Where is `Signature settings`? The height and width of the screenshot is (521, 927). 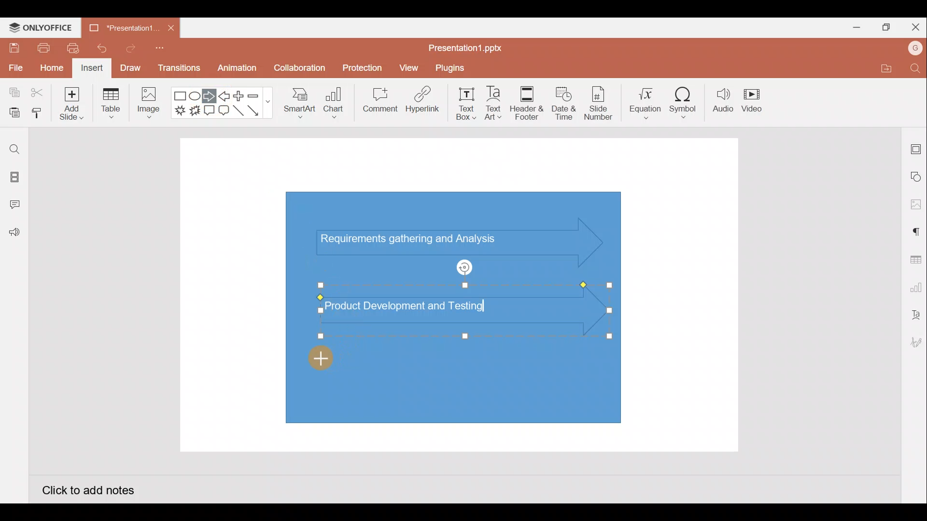 Signature settings is located at coordinates (914, 343).